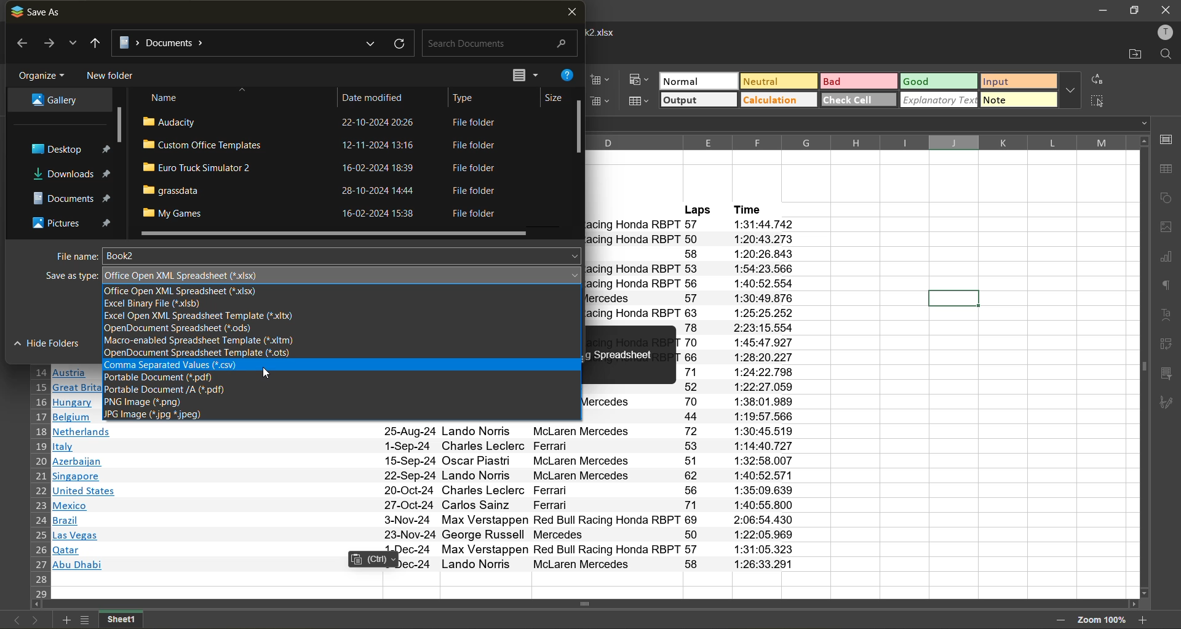 Image resolution: width=1181 pixels, height=629 pixels. I want to click on xltm, so click(207, 341).